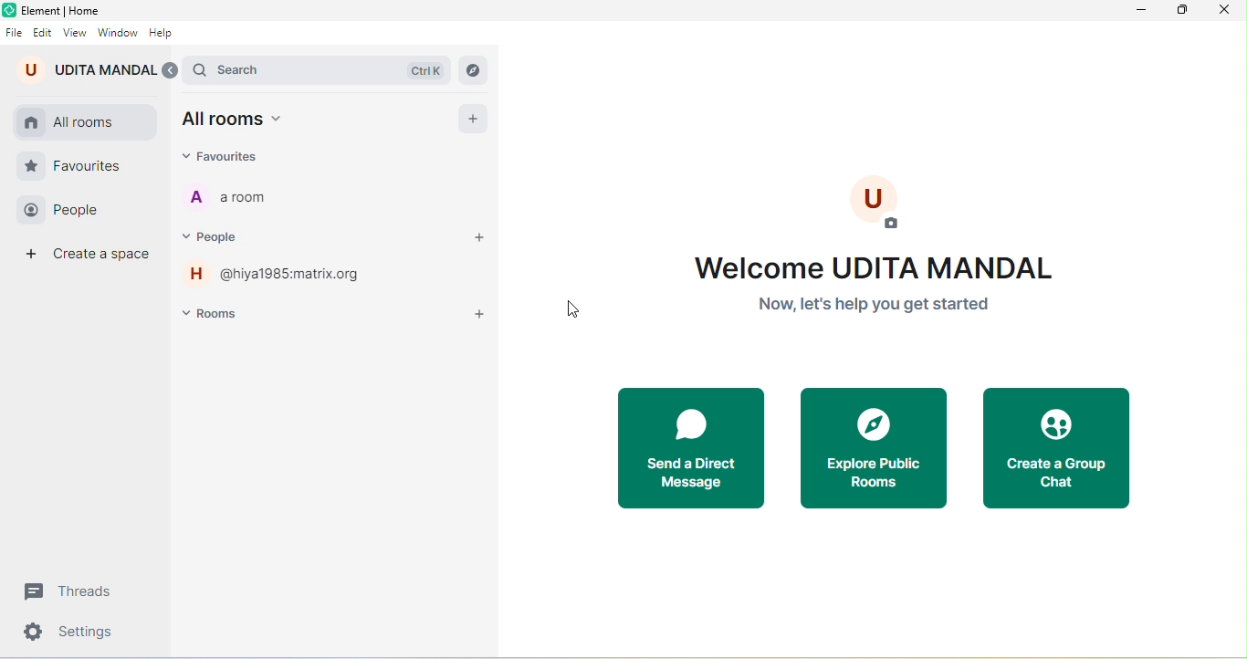  What do you see at coordinates (9, 10) in the screenshot?
I see `logo` at bounding box center [9, 10].